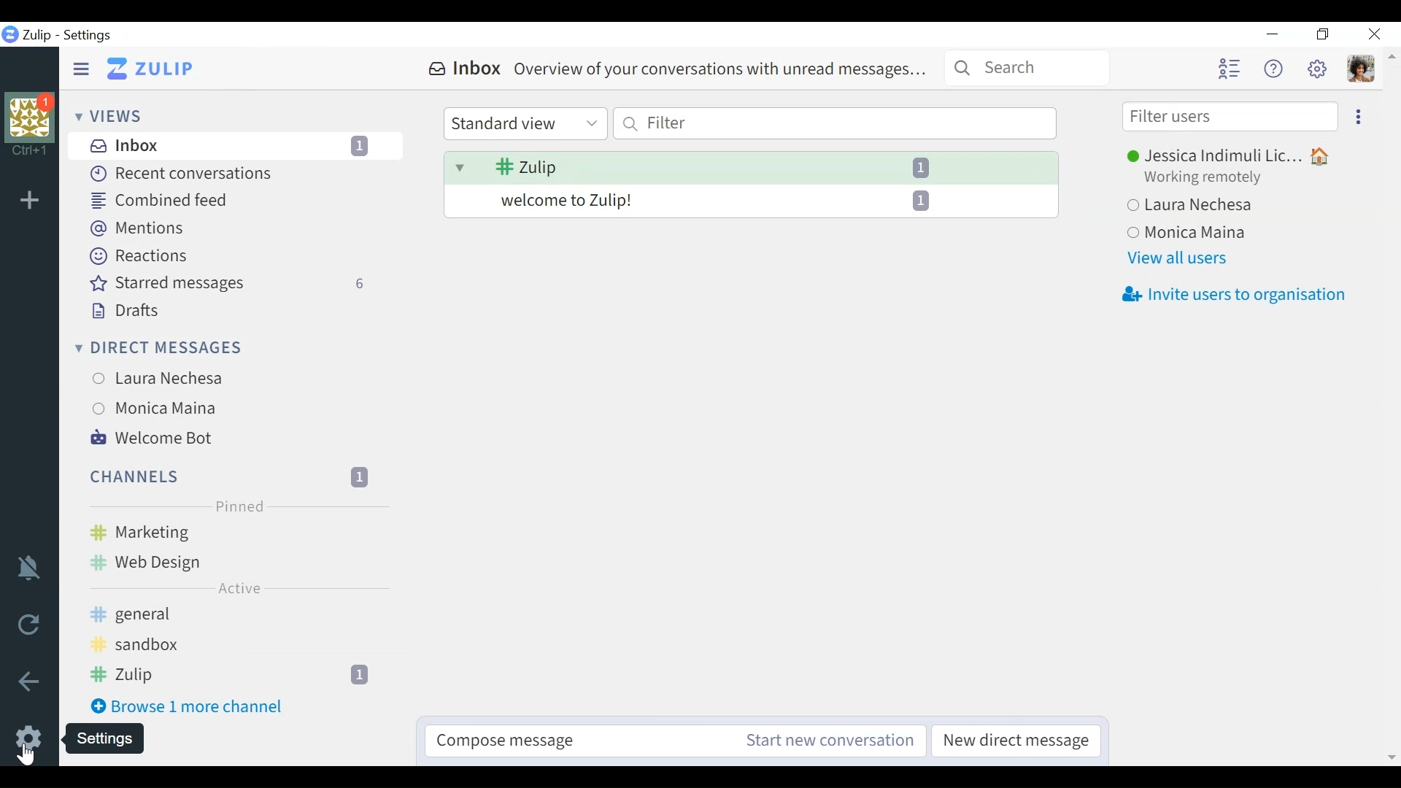 Image resolution: width=1401 pixels, height=788 pixels. What do you see at coordinates (1230, 156) in the screenshot?
I see `User` at bounding box center [1230, 156].